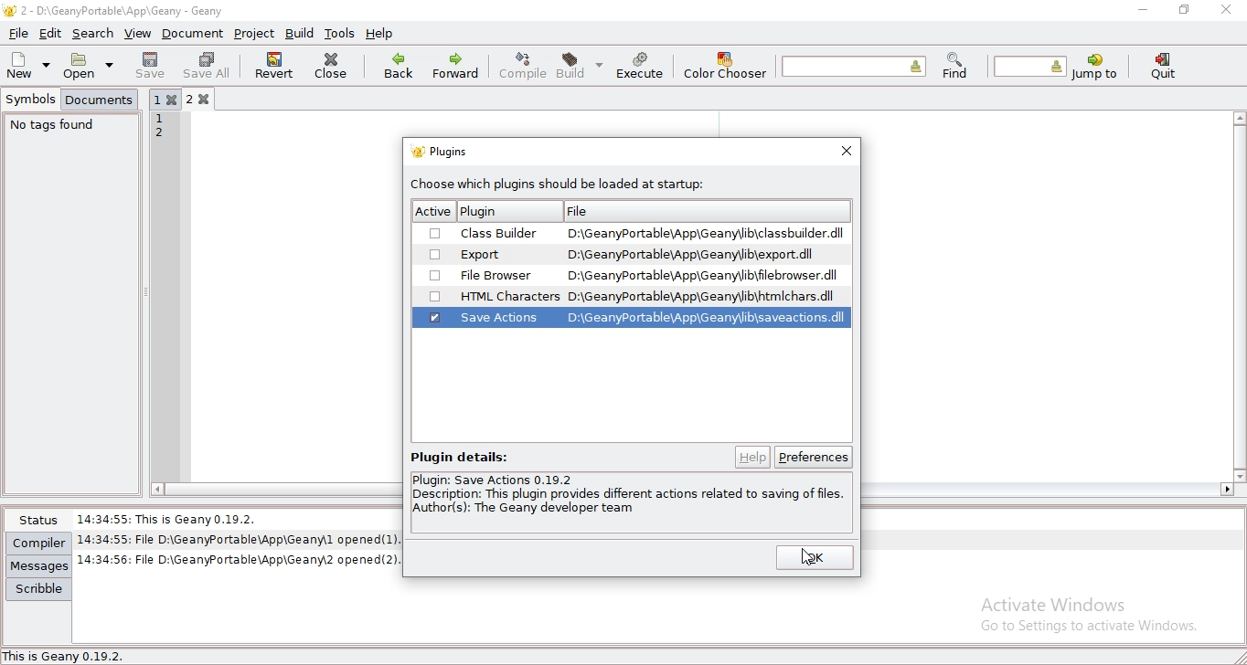 The image size is (1247, 665). Describe the element at coordinates (37, 543) in the screenshot. I see `compiler` at that location.